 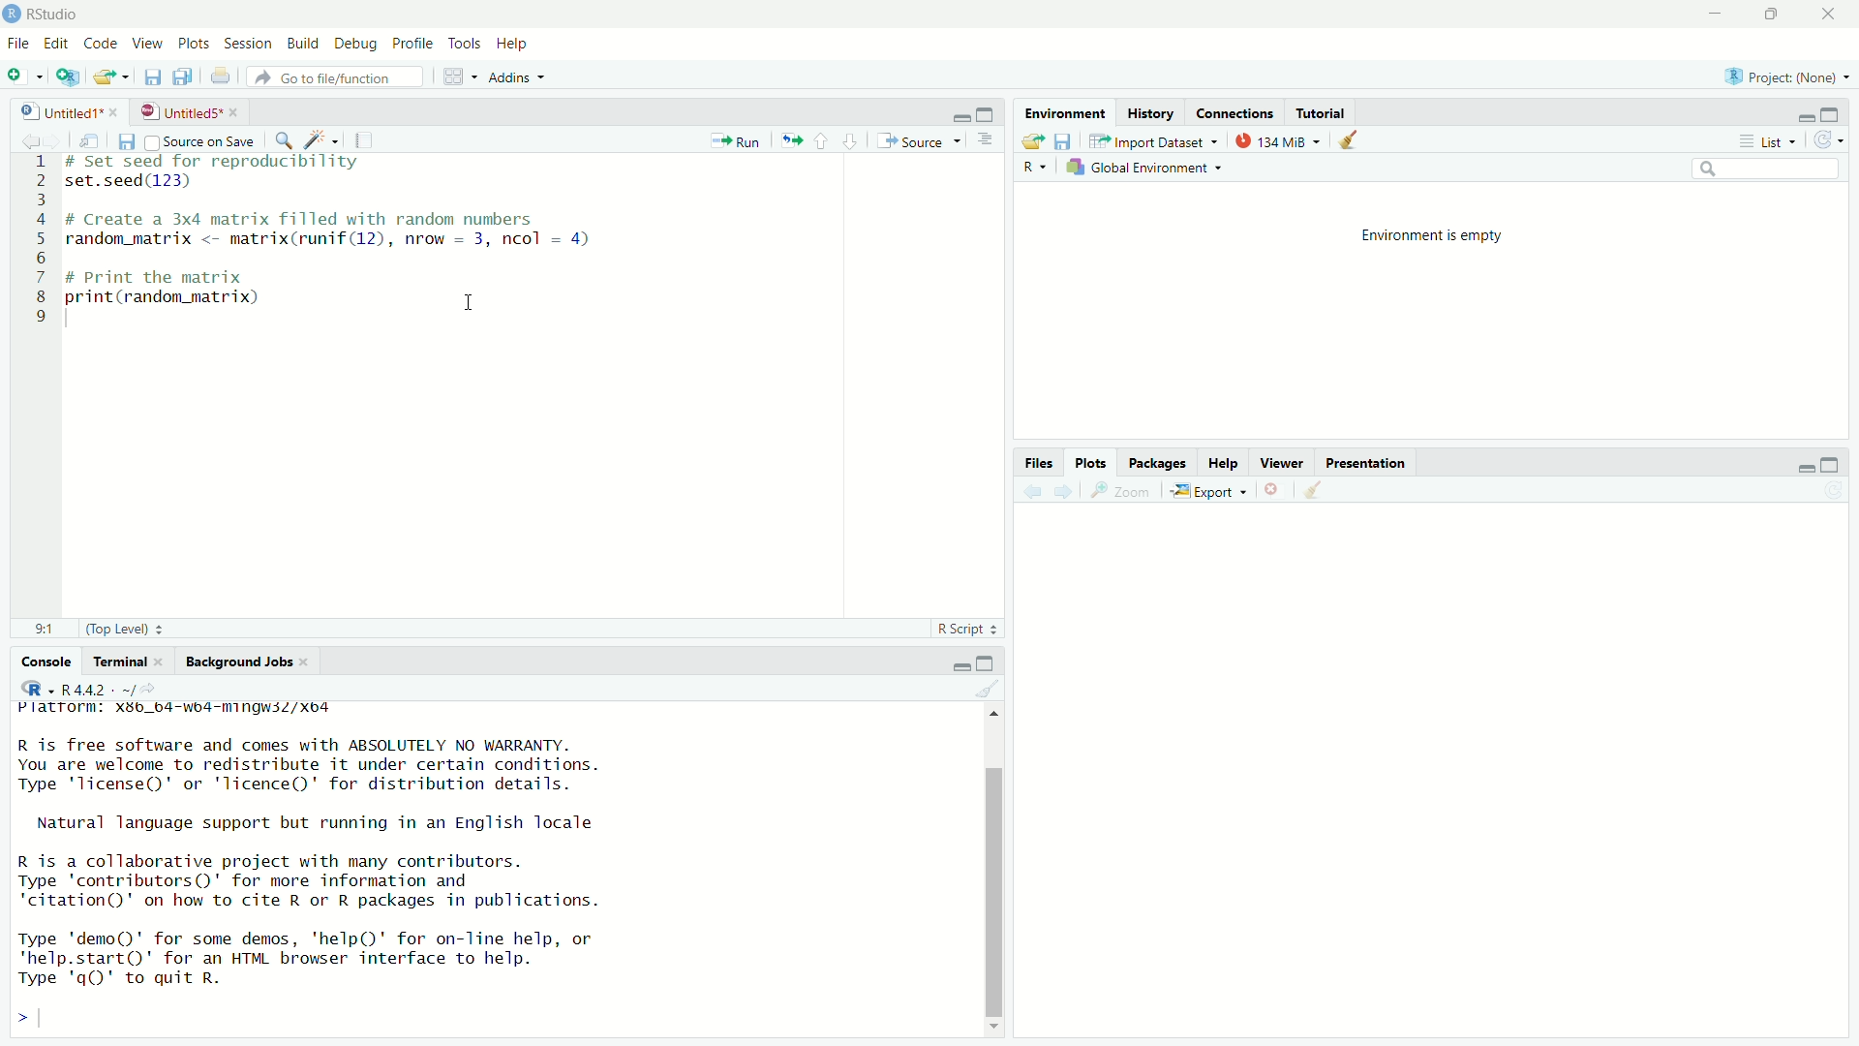 What do you see at coordinates (1777, 17) in the screenshot?
I see `maximise` at bounding box center [1777, 17].